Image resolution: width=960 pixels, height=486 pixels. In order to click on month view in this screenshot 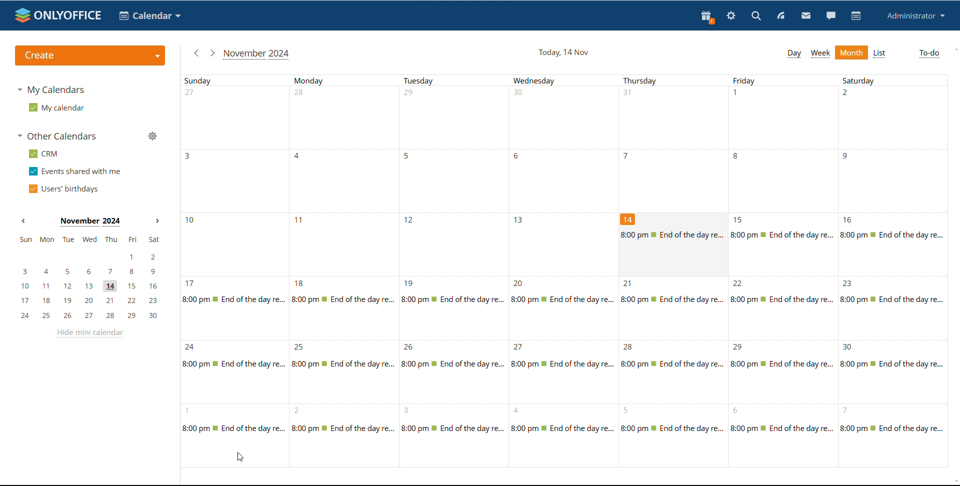, I will do `click(851, 52)`.